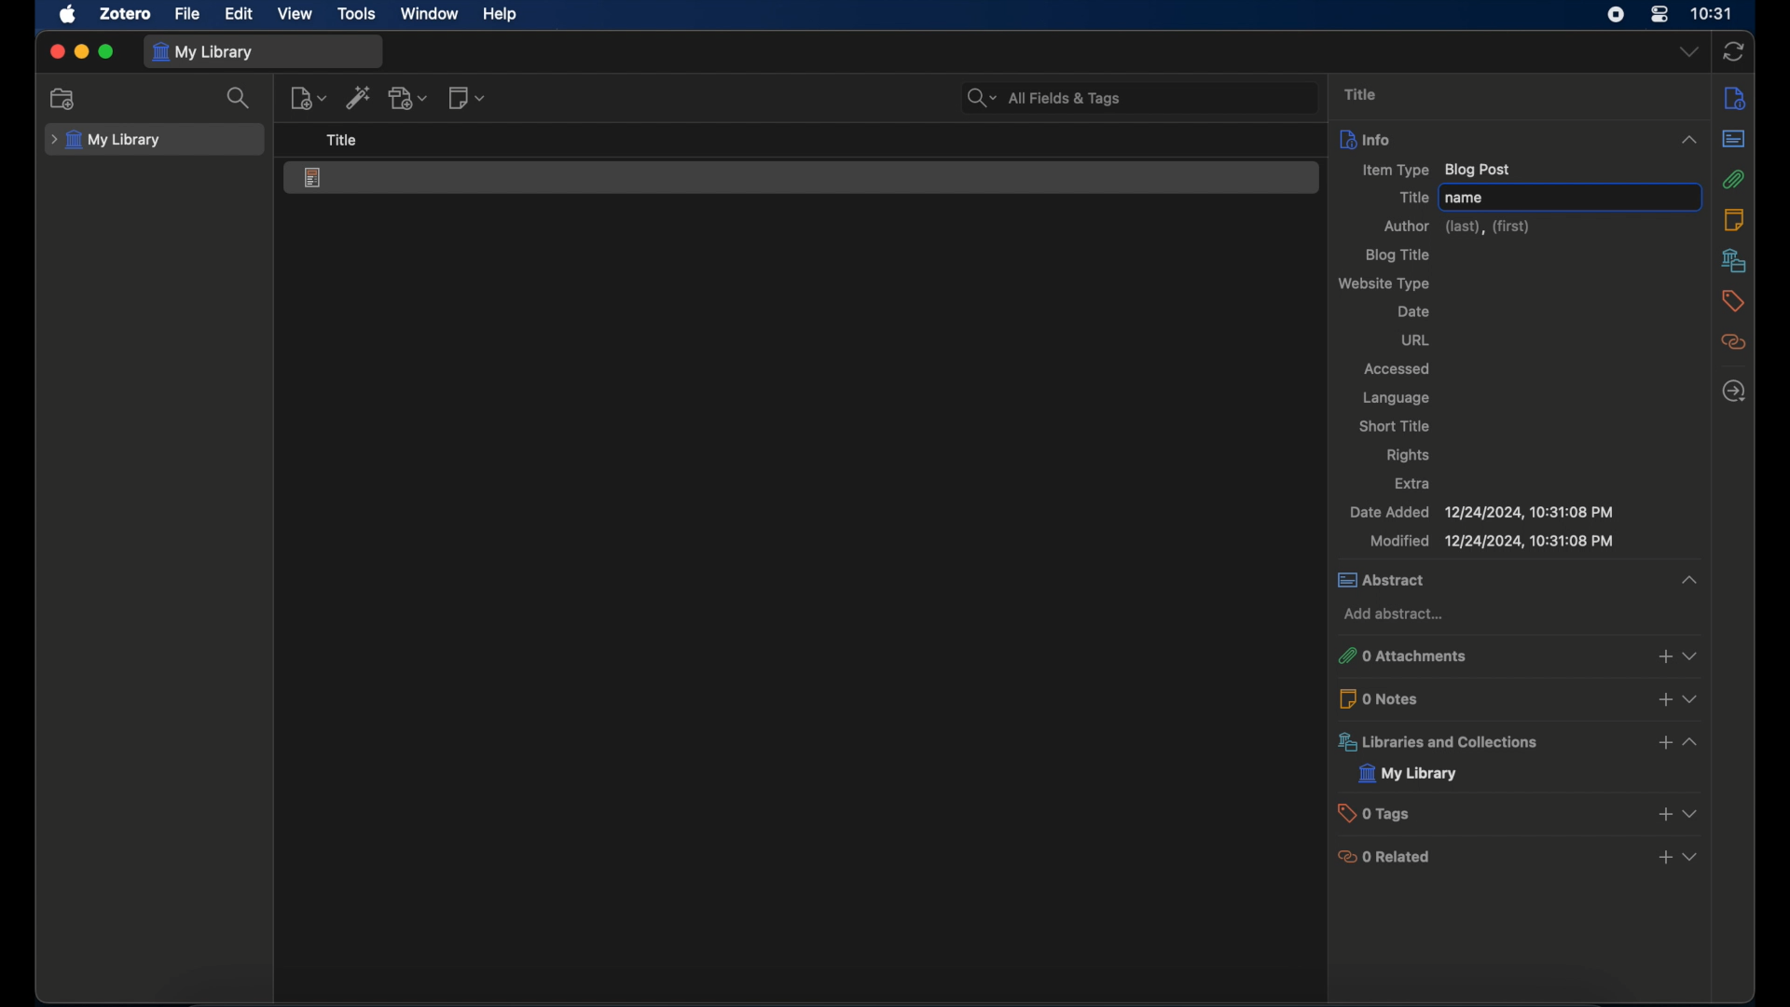 The height and width of the screenshot is (1007, 1790). What do you see at coordinates (1413, 483) in the screenshot?
I see `extra` at bounding box center [1413, 483].